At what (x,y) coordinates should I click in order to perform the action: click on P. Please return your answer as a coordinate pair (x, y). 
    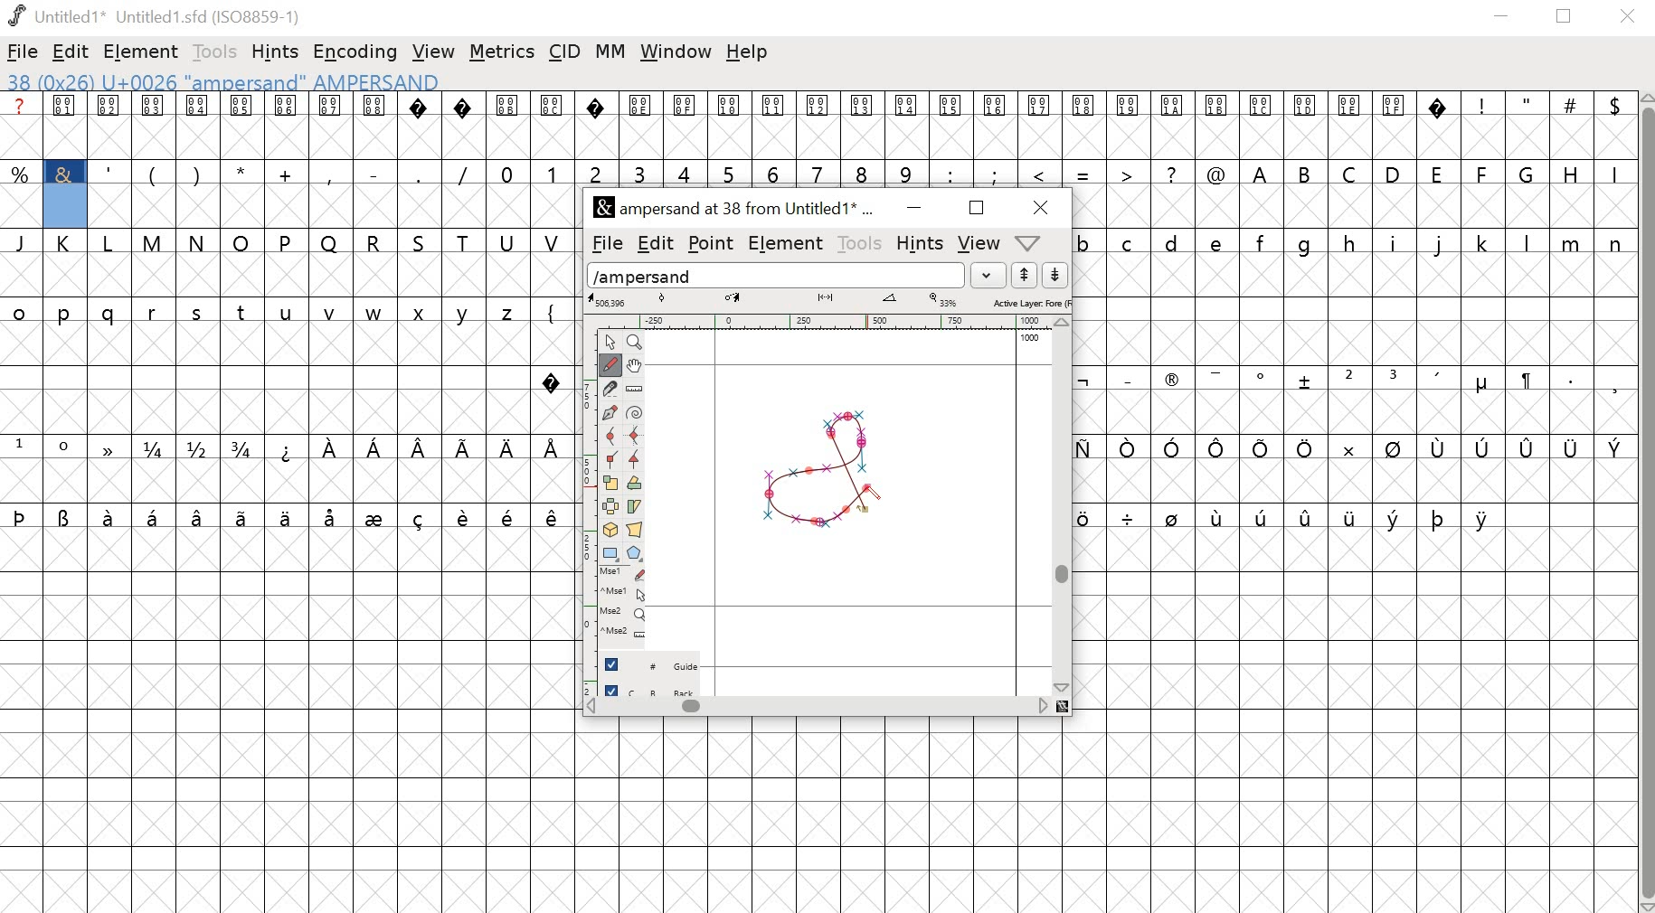
    Looking at the image, I should click on (287, 242).